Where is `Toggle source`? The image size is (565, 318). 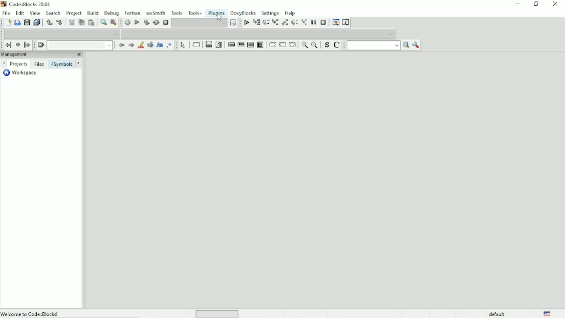 Toggle source is located at coordinates (326, 46).